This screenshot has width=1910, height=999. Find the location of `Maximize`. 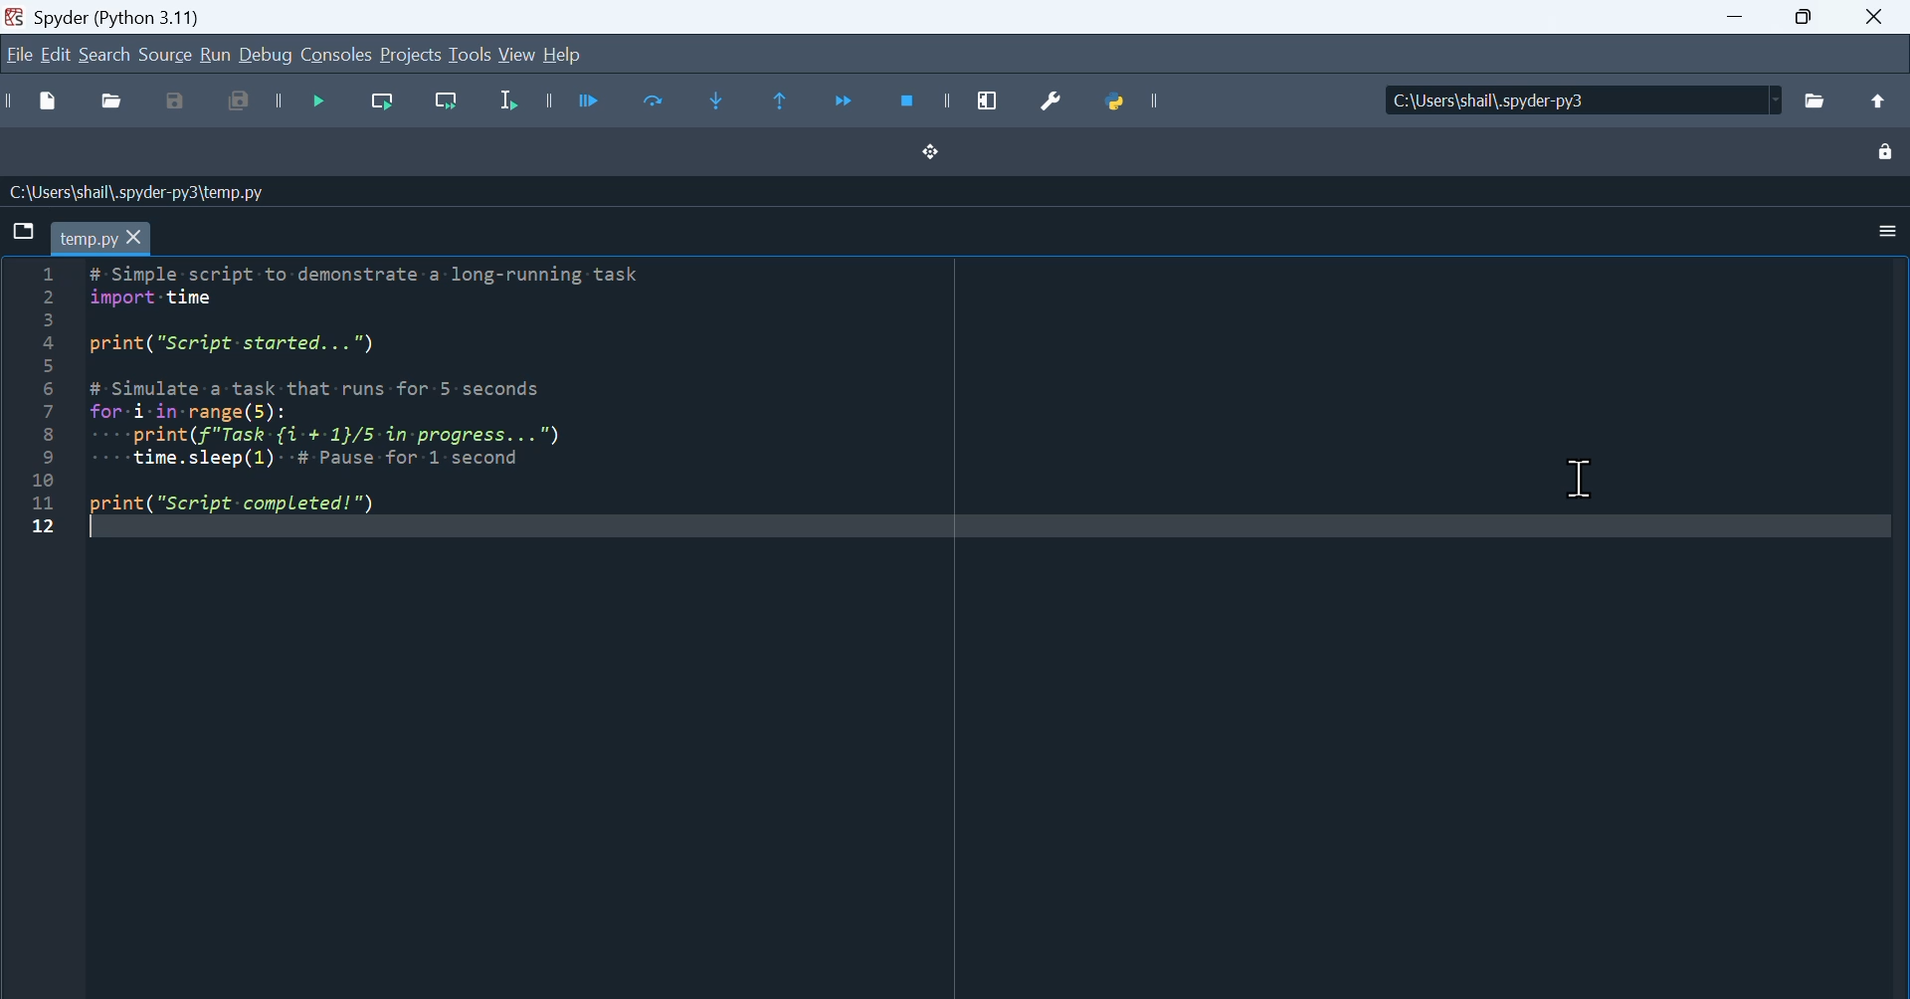

Maximize is located at coordinates (1806, 19).